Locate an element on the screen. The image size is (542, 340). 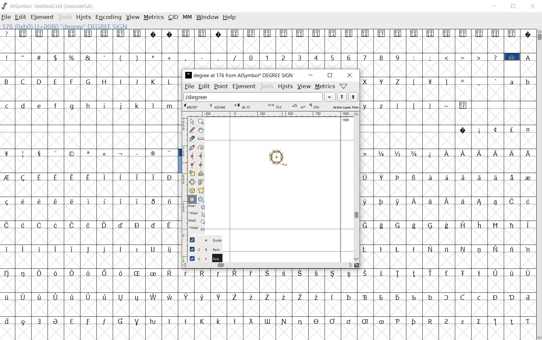
special characters is located at coordinates (90, 154).